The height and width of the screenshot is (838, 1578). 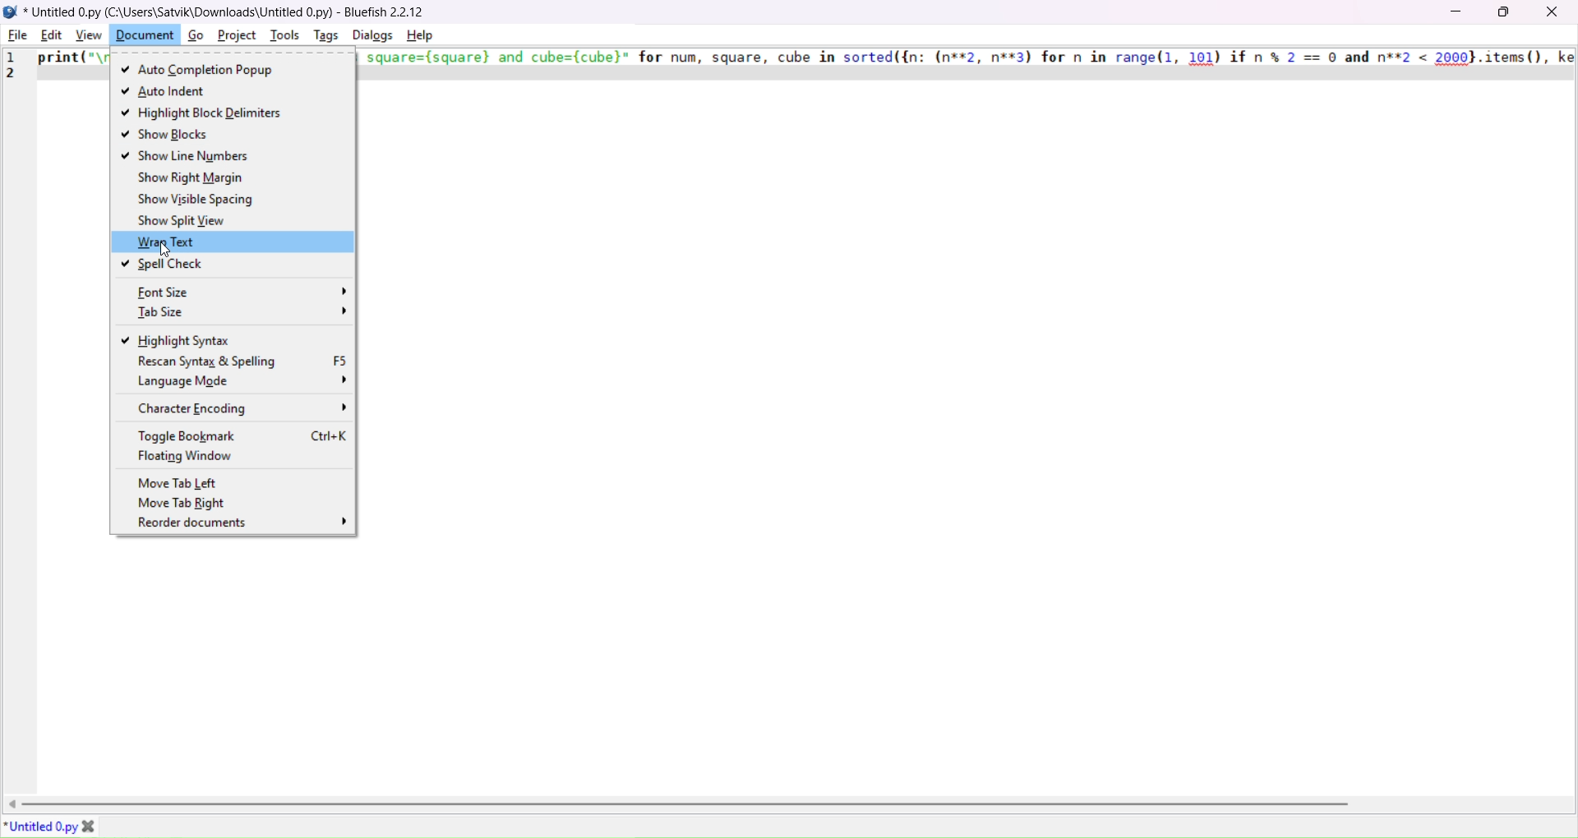 I want to click on highlight block delimiters, so click(x=200, y=113).